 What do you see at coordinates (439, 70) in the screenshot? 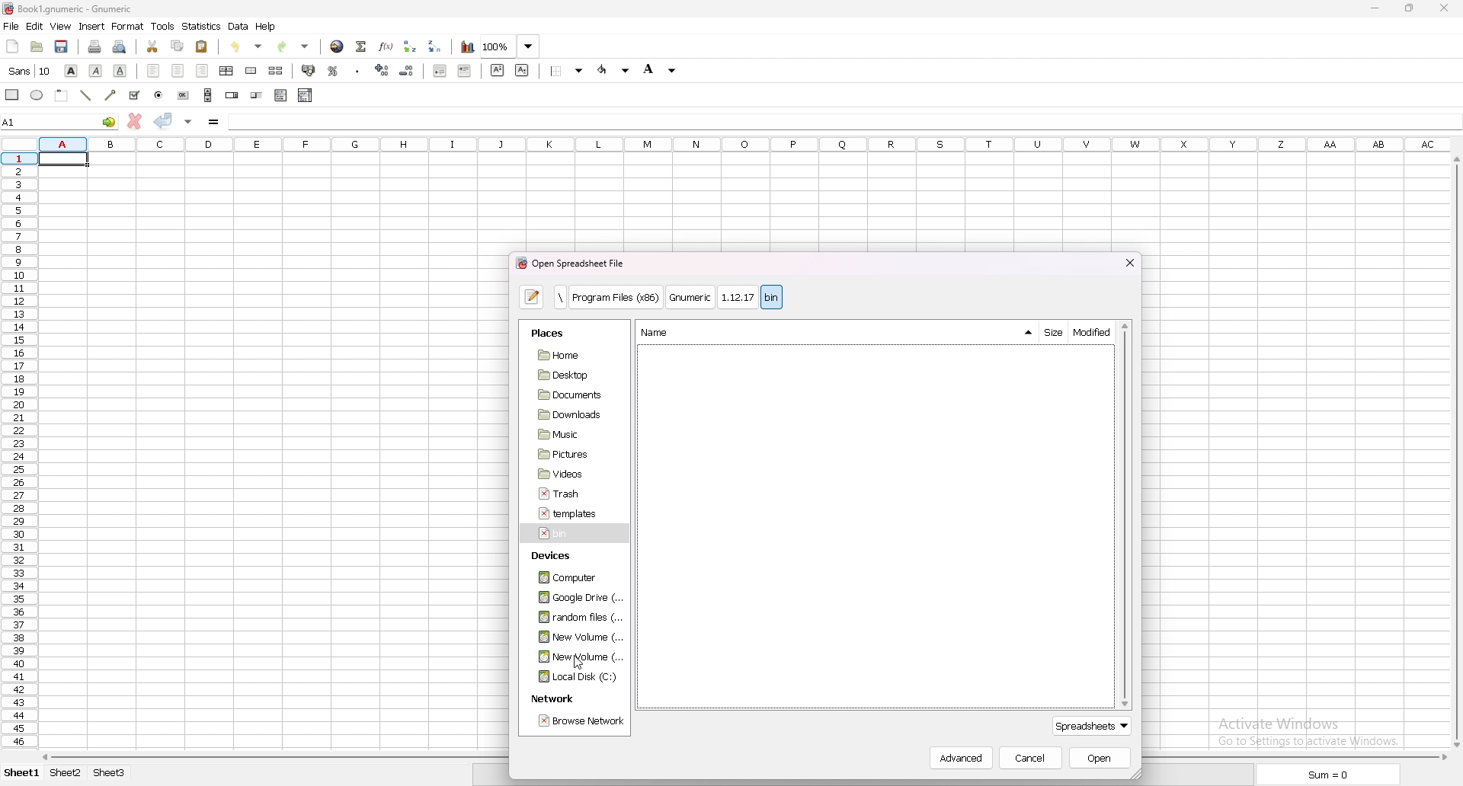
I see `decrease indent` at bounding box center [439, 70].